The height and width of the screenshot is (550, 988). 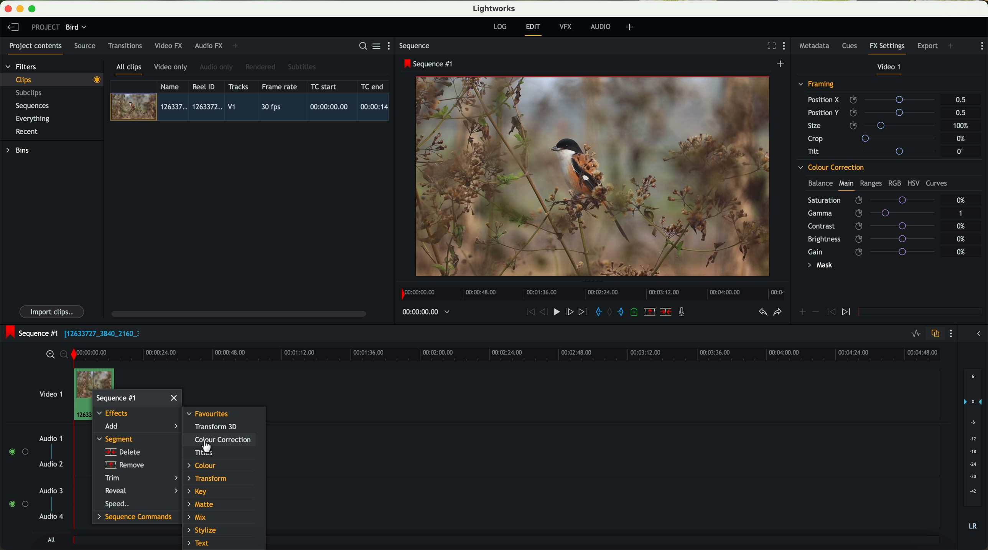 I want to click on maximize program, so click(x=33, y=9).